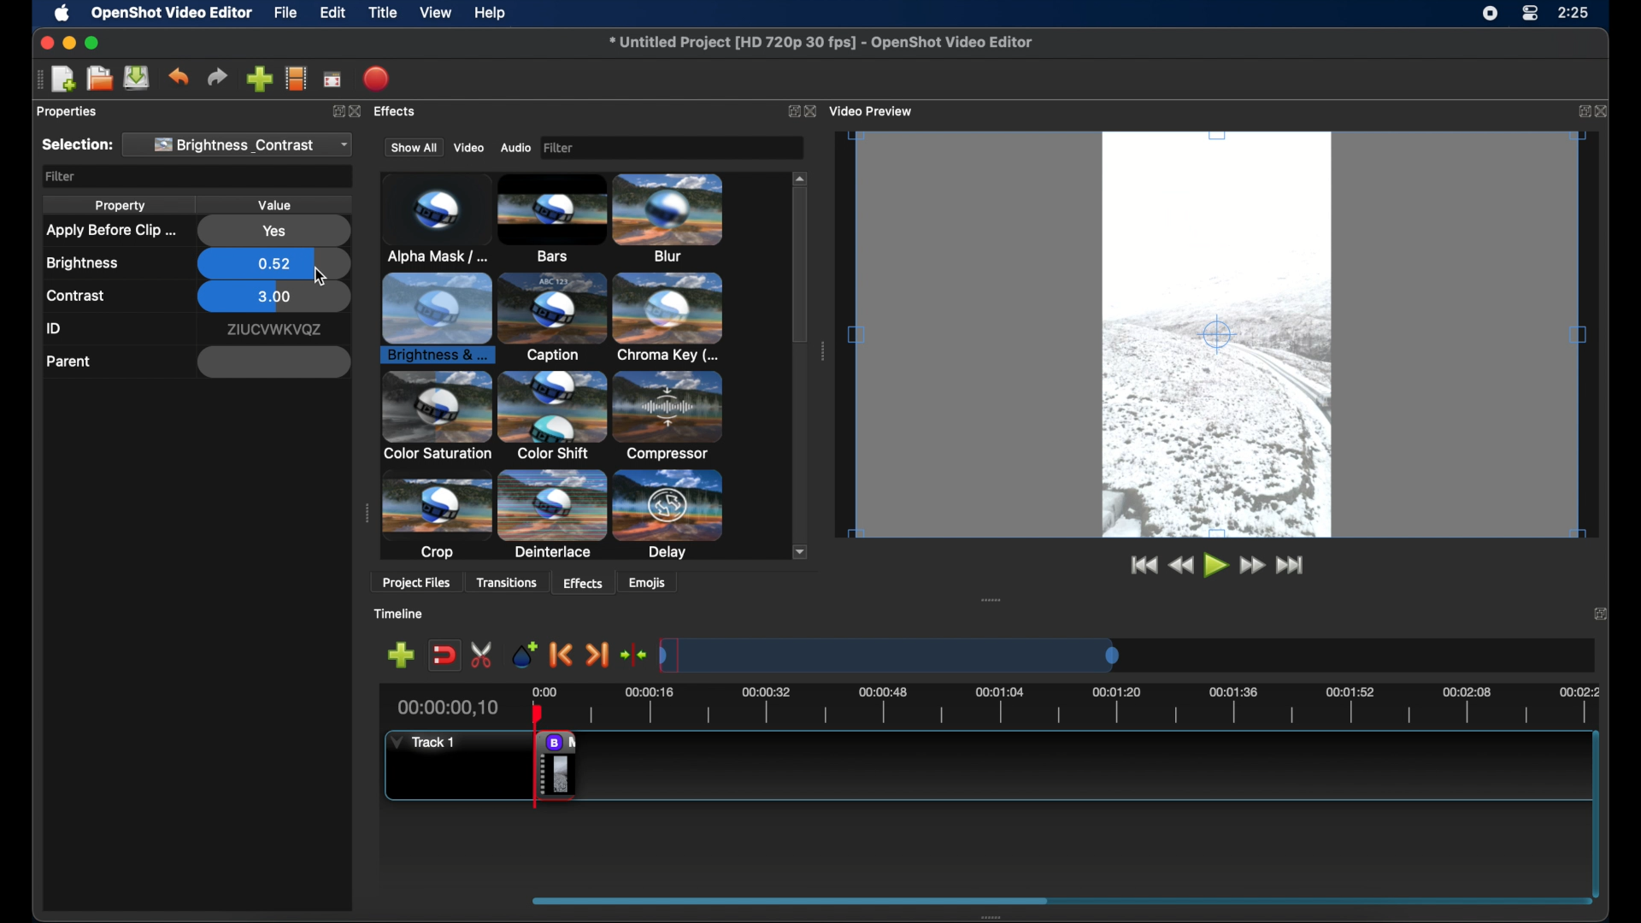  I want to click on play button, so click(1215, 567).